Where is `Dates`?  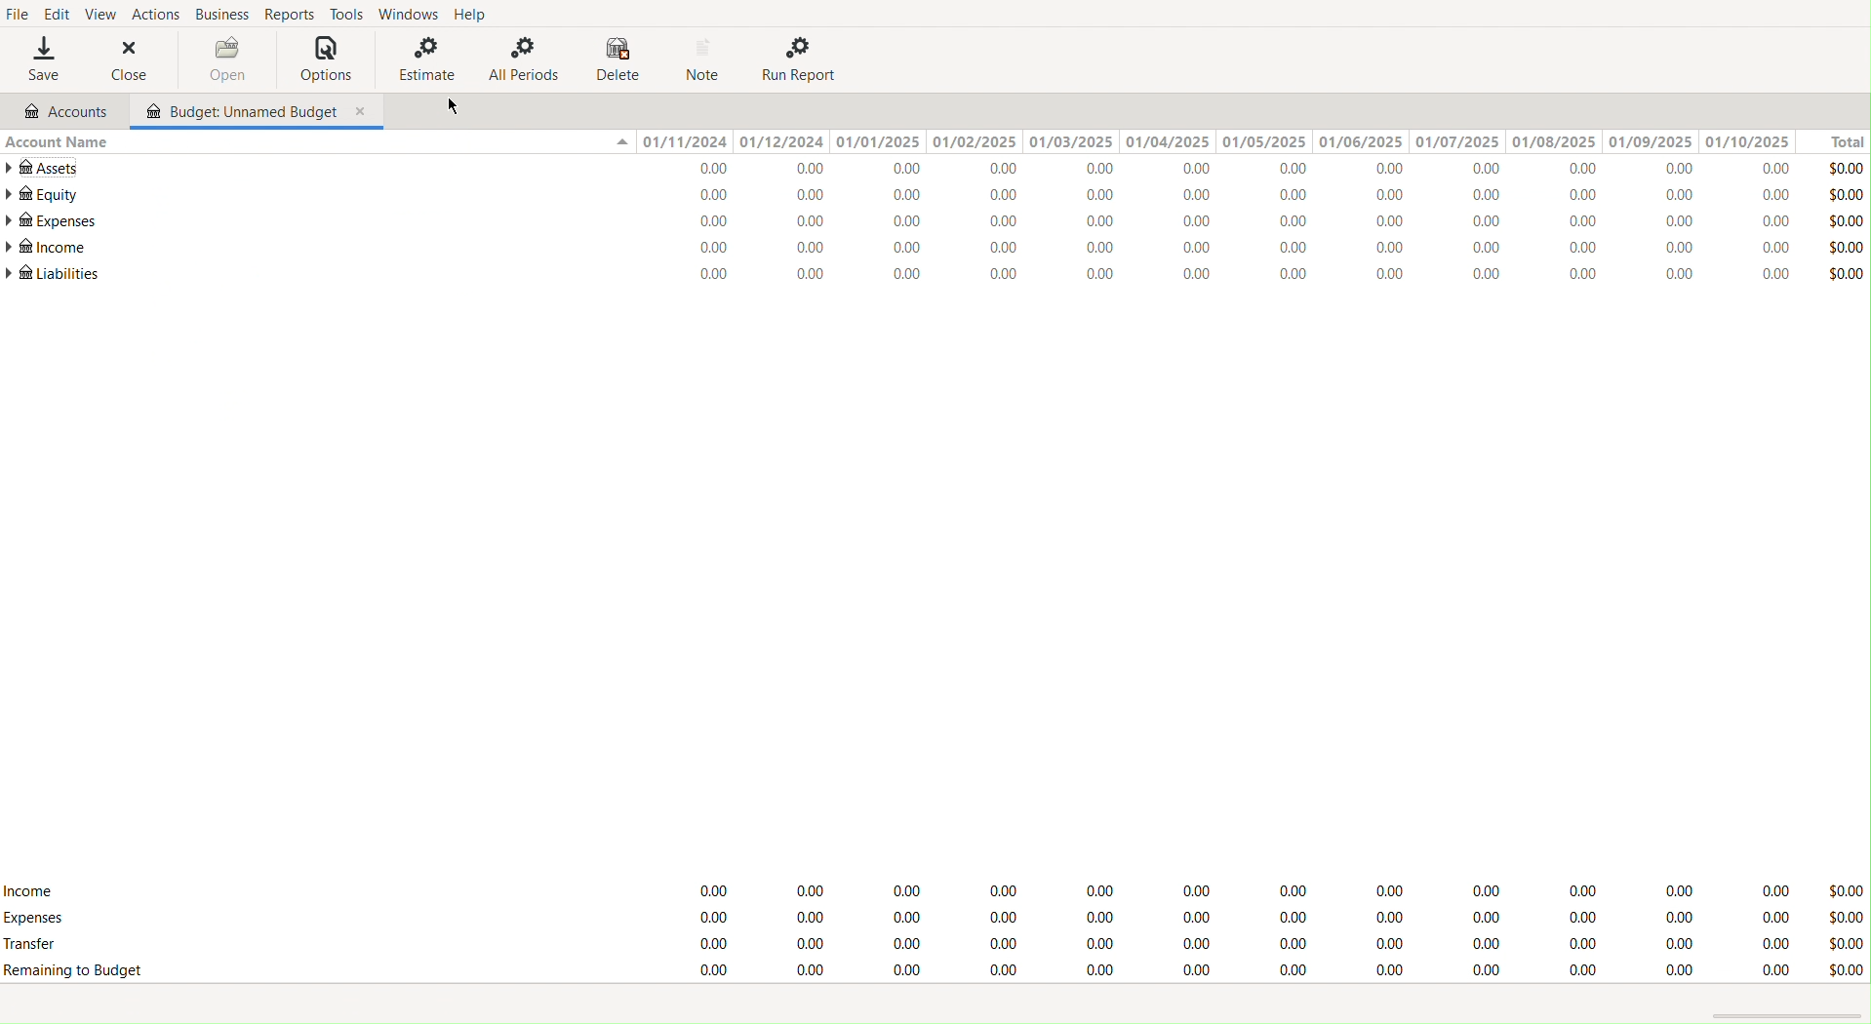 Dates is located at coordinates (1217, 139).